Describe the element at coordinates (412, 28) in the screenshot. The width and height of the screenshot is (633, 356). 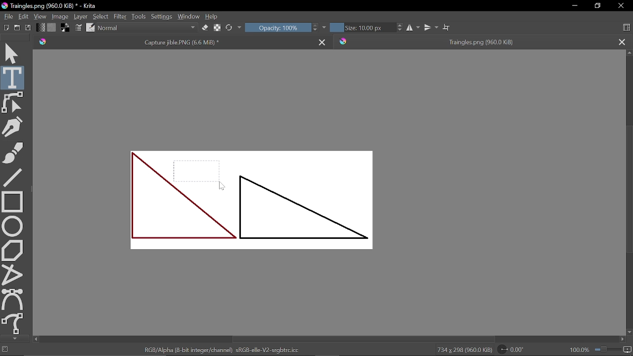
I see `Horizontal mirror tool` at that location.